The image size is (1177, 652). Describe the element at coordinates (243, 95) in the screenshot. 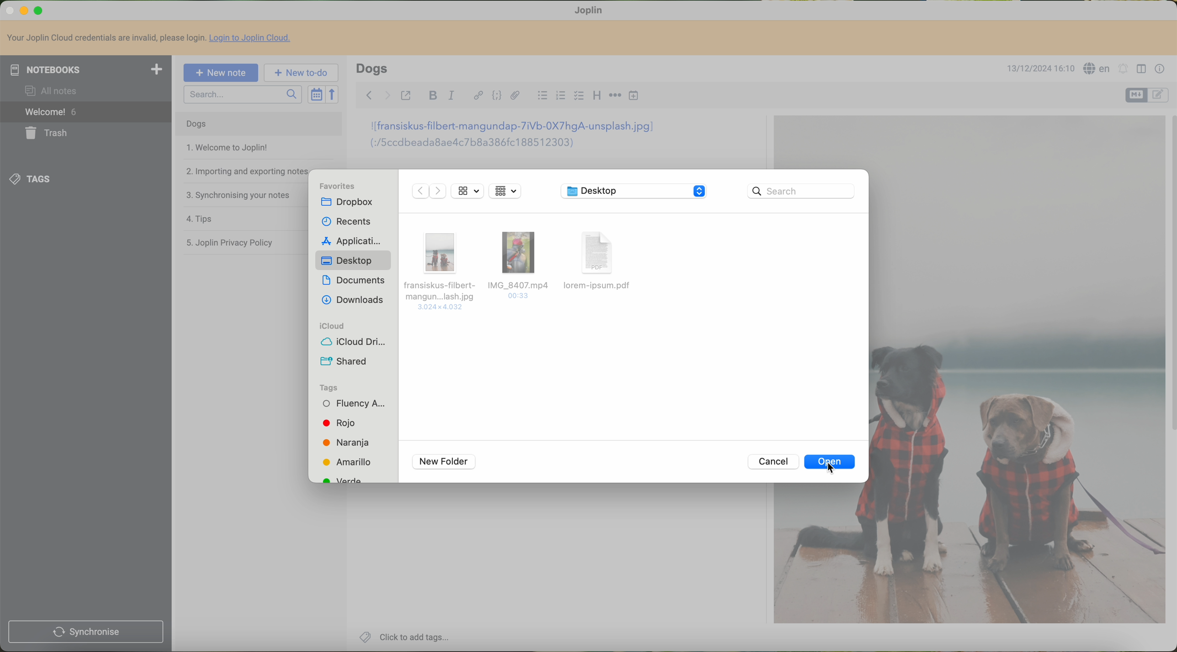

I see `search bar` at that location.